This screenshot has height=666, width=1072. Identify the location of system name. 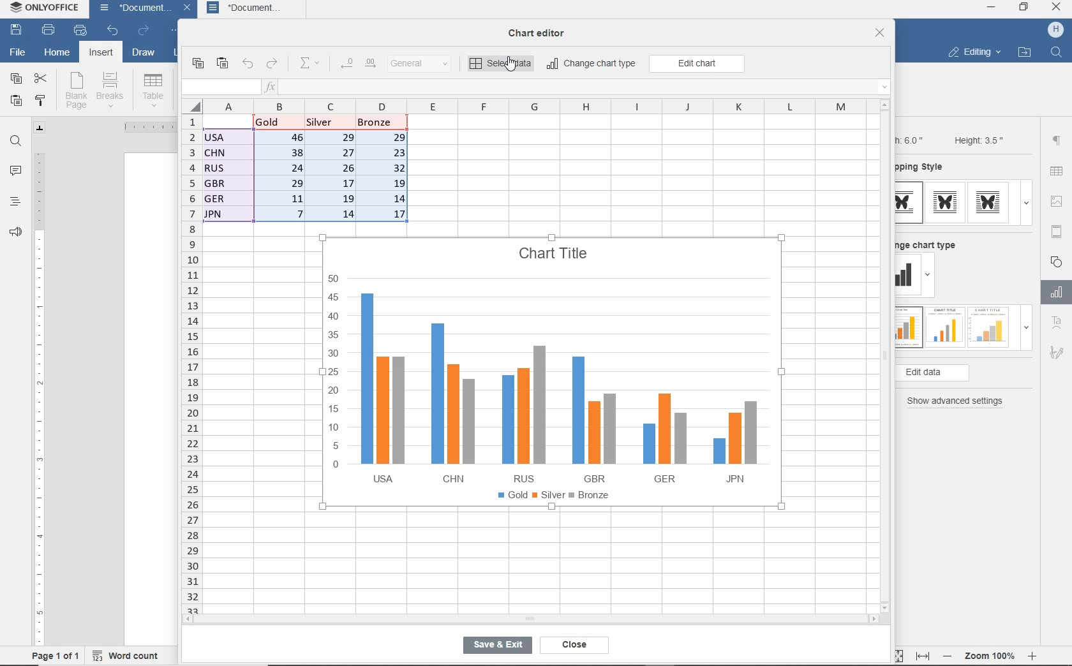
(47, 10).